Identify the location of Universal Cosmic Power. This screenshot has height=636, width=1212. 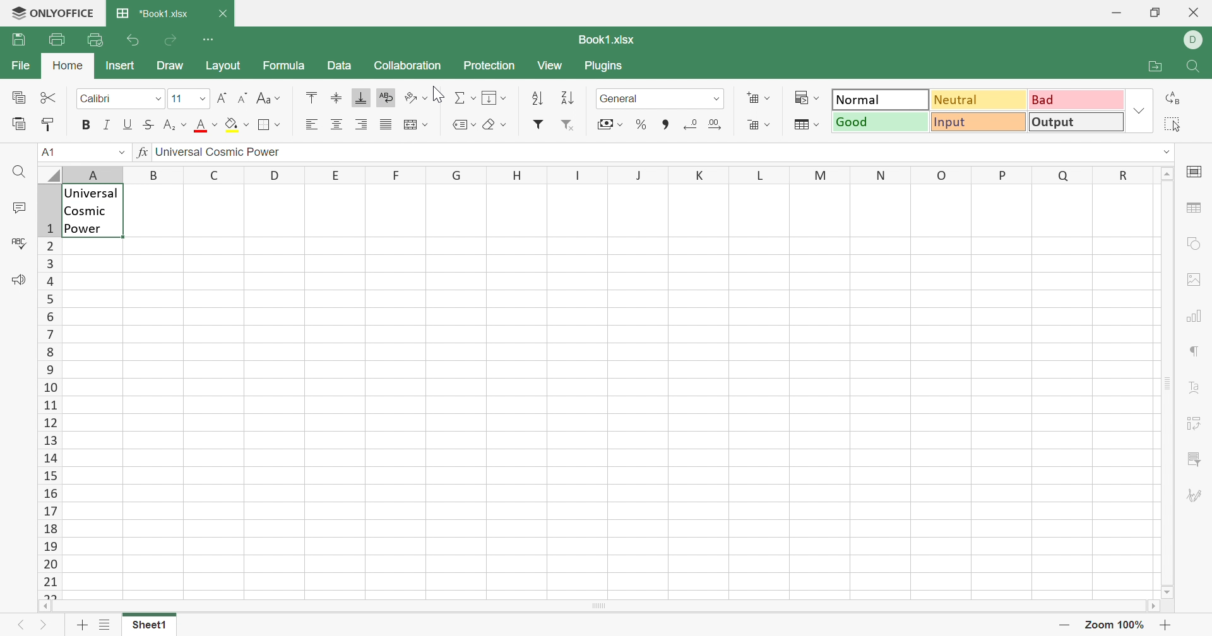
(92, 210).